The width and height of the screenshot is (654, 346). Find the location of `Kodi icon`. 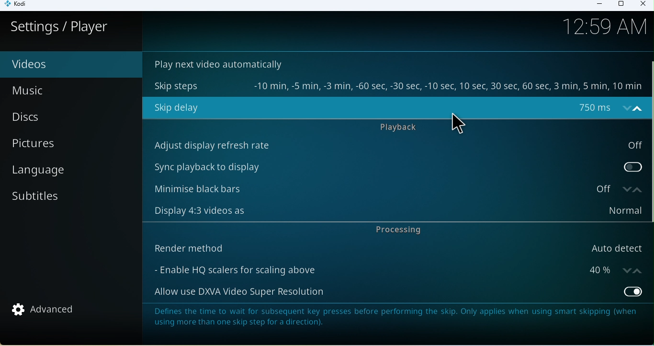

Kodi icon is located at coordinates (20, 6).